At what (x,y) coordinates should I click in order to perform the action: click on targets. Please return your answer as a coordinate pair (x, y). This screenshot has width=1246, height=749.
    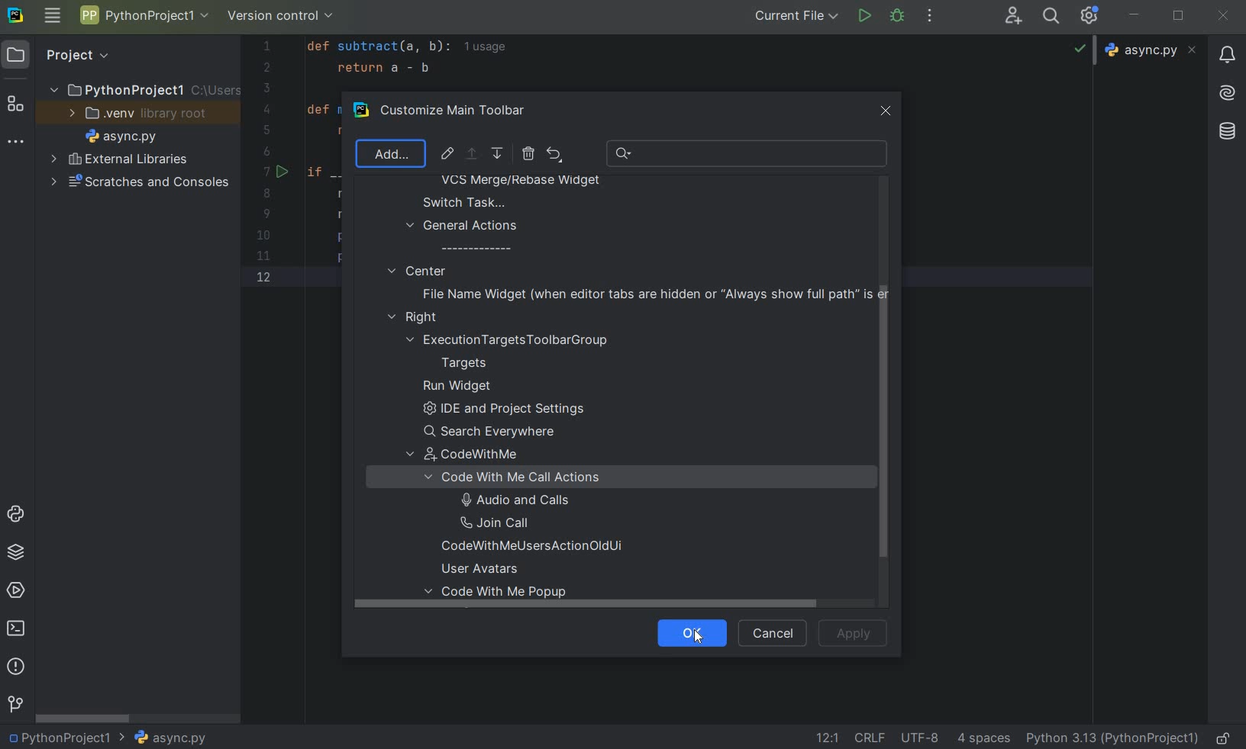
    Looking at the image, I should click on (474, 363).